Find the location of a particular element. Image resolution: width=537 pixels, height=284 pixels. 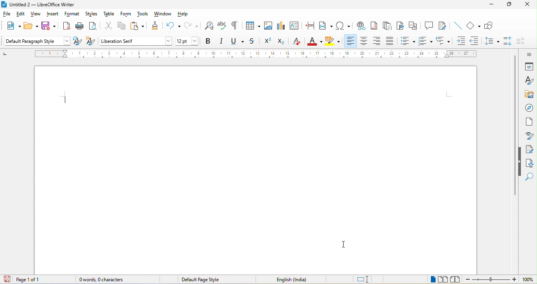

font size is located at coordinates (189, 41).